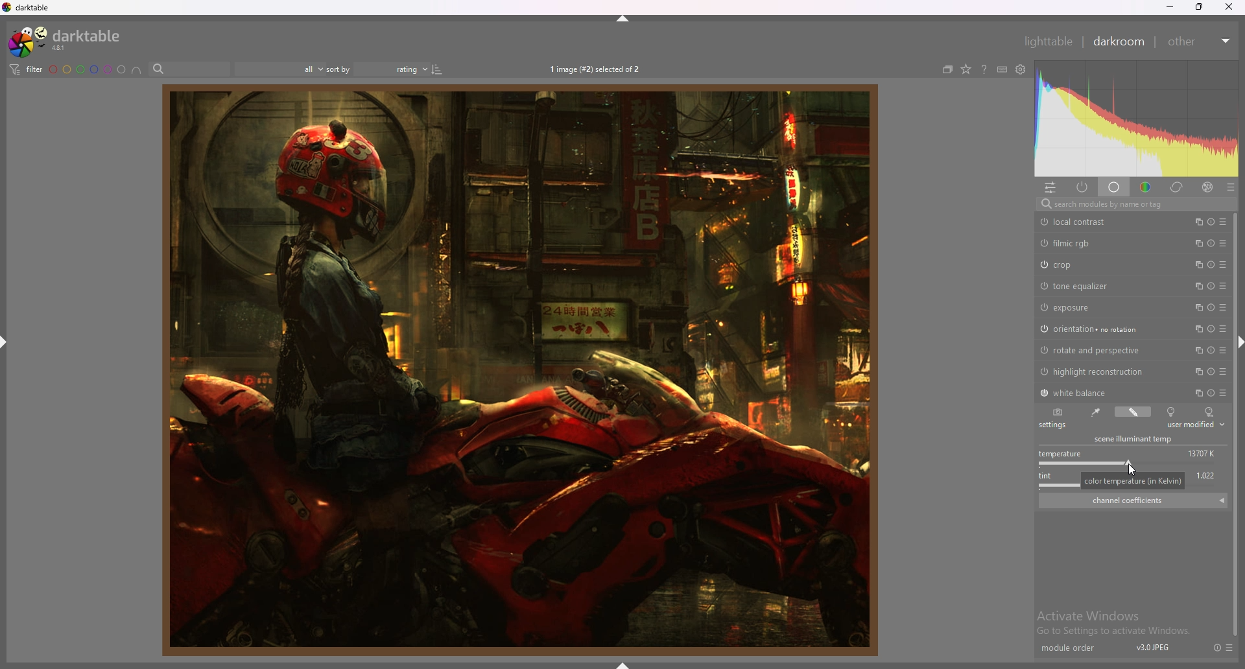 The image size is (1245, 669). What do you see at coordinates (1196, 393) in the screenshot?
I see `multiple instances action` at bounding box center [1196, 393].